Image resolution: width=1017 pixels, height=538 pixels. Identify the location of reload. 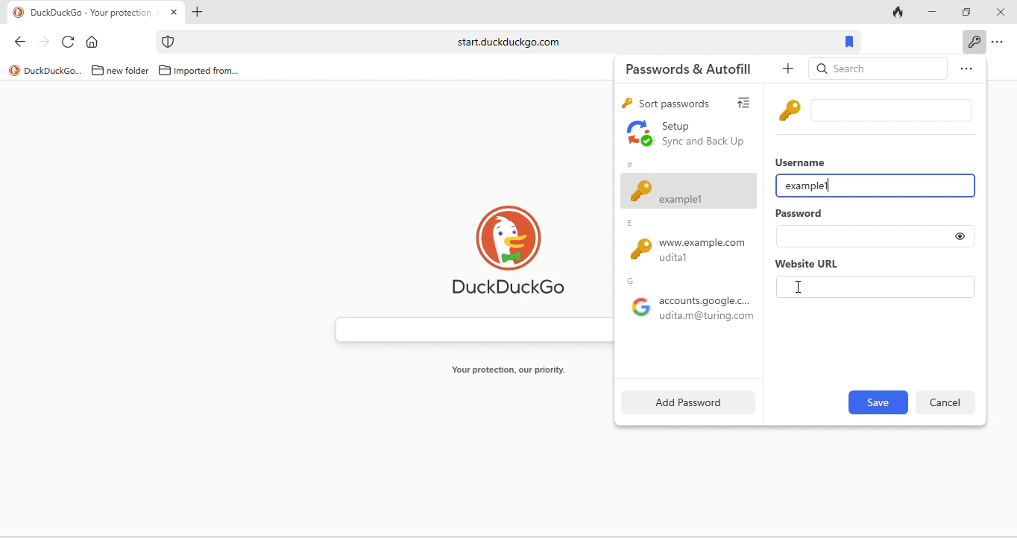
(69, 42).